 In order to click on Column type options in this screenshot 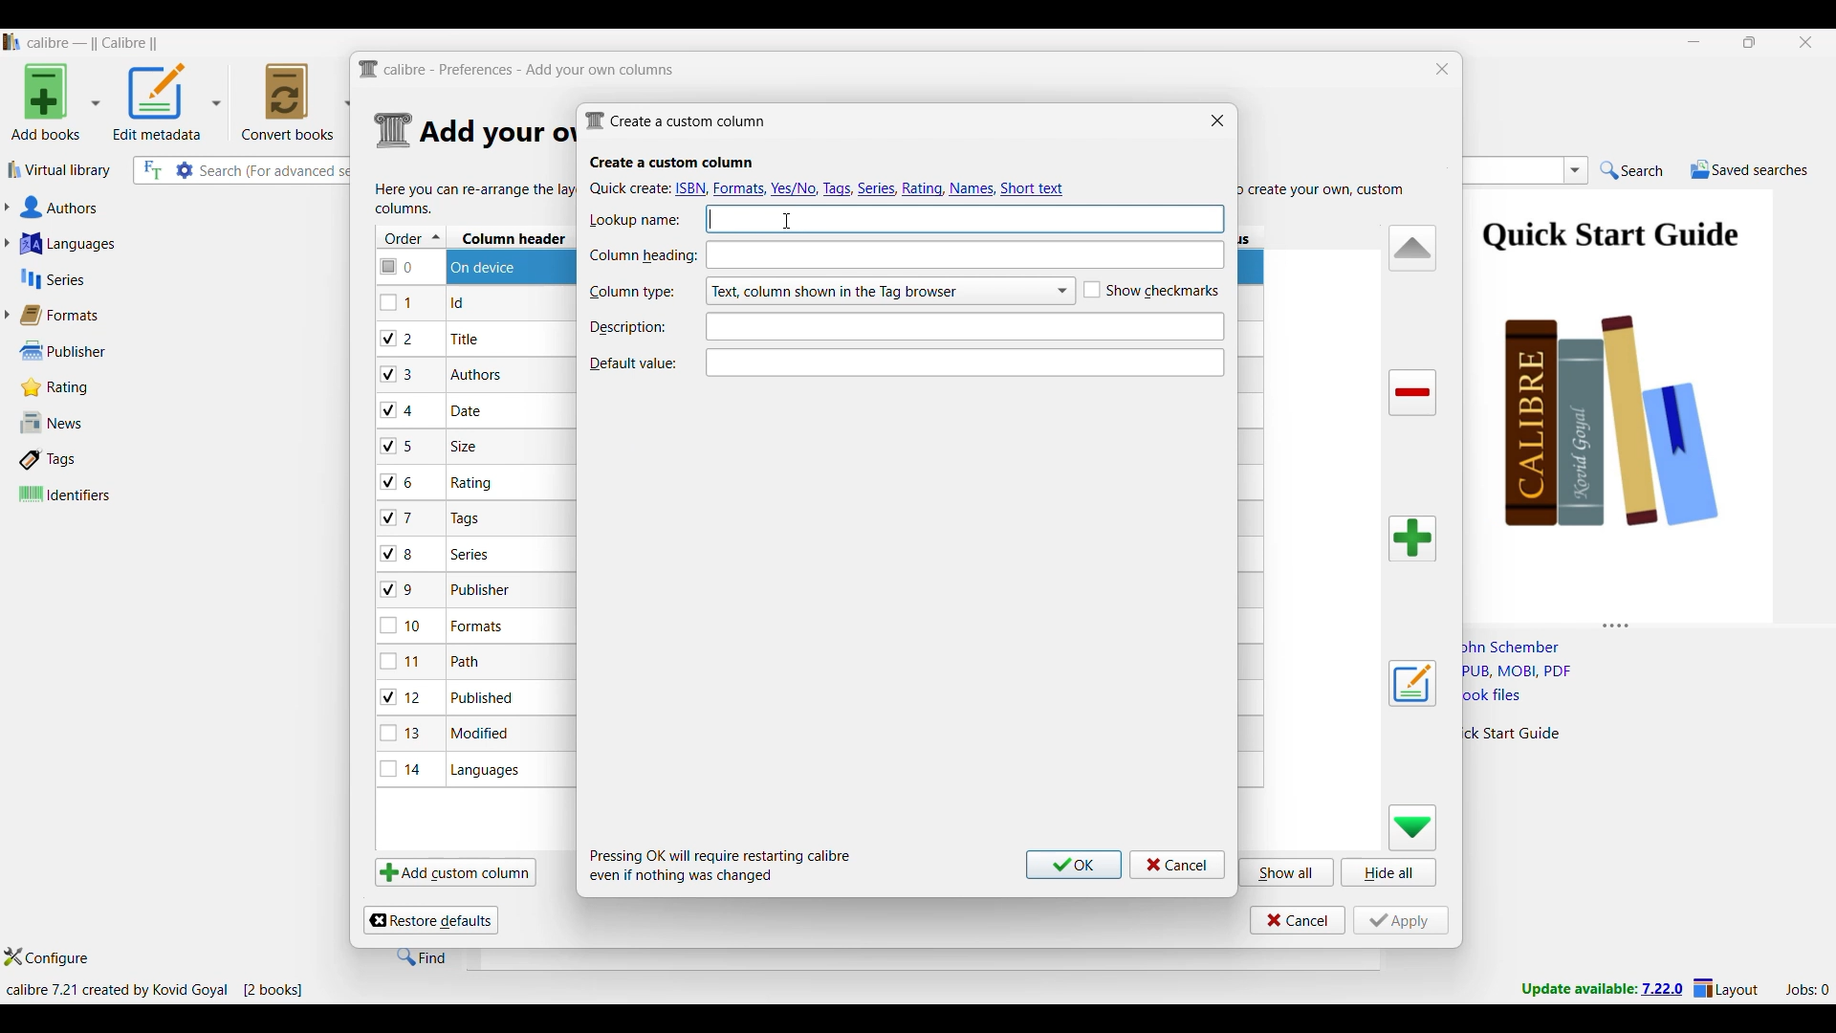, I will do `click(889, 291)`.